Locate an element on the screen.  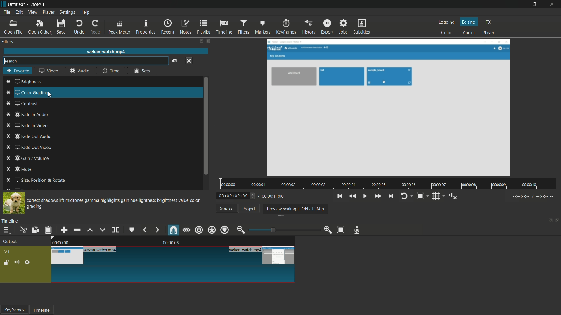
change layout is located at coordinates (201, 41).